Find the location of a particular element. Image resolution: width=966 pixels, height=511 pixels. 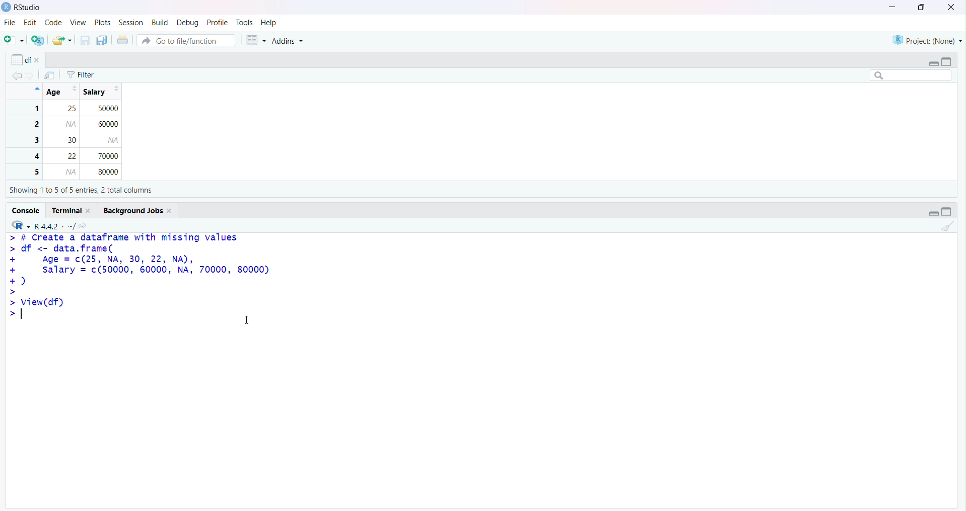

Profile is located at coordinates (218, 22).